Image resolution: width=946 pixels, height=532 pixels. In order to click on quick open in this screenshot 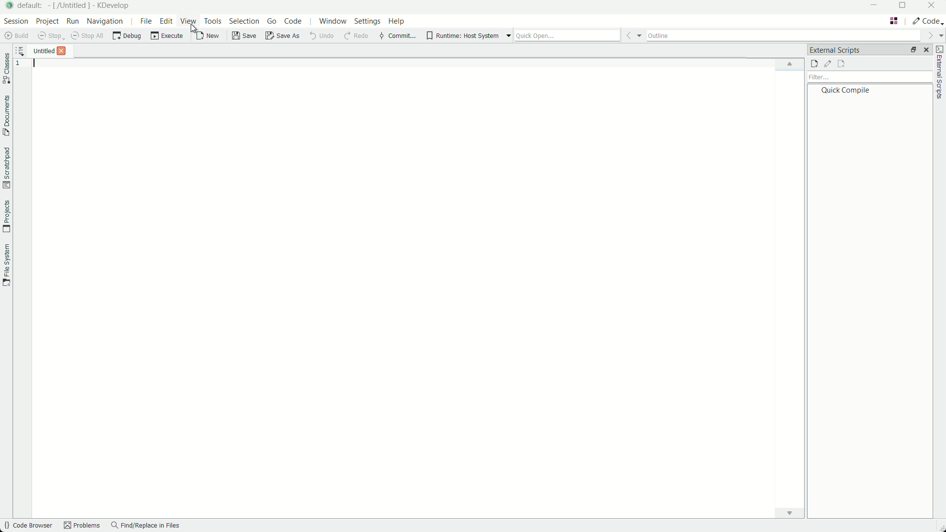, I will do `click(578, 36)`.